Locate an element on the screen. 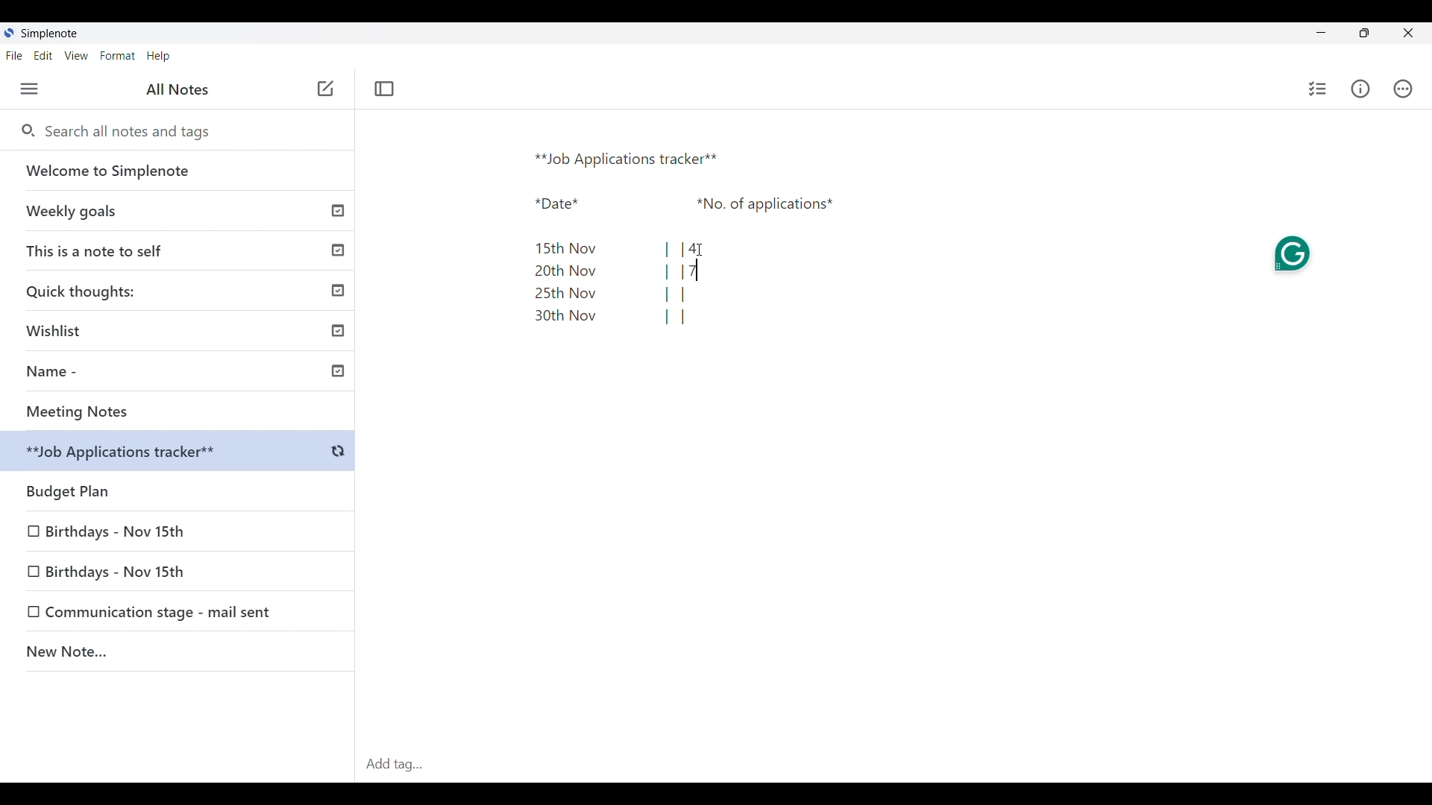 This screenshot has width=1432, height=805. Name  is located at coordinates (183, 373).